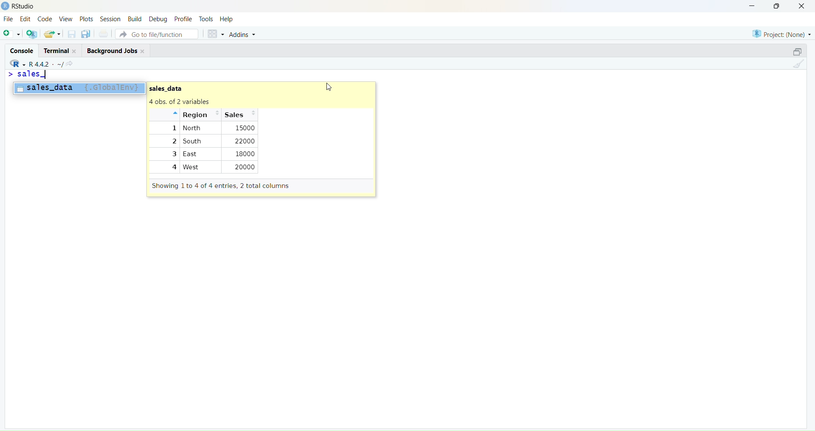 The width and height of the screenshot is (815, 431). I want to click on Plots, so click(86, 18).